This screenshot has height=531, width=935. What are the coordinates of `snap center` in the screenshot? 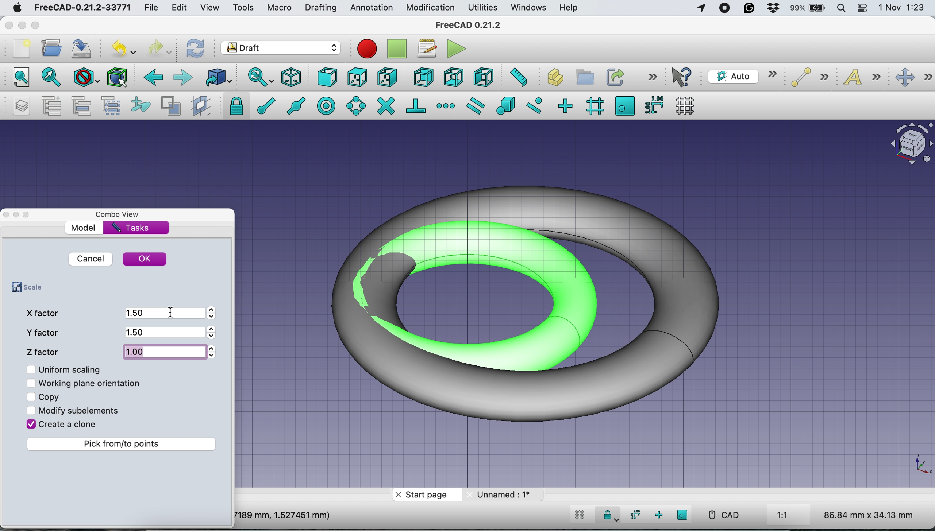 It's located at (327, 105).